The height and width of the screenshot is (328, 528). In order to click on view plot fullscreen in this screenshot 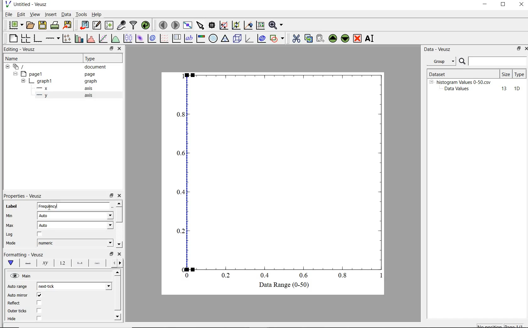, I will do `click(188, 25)`.